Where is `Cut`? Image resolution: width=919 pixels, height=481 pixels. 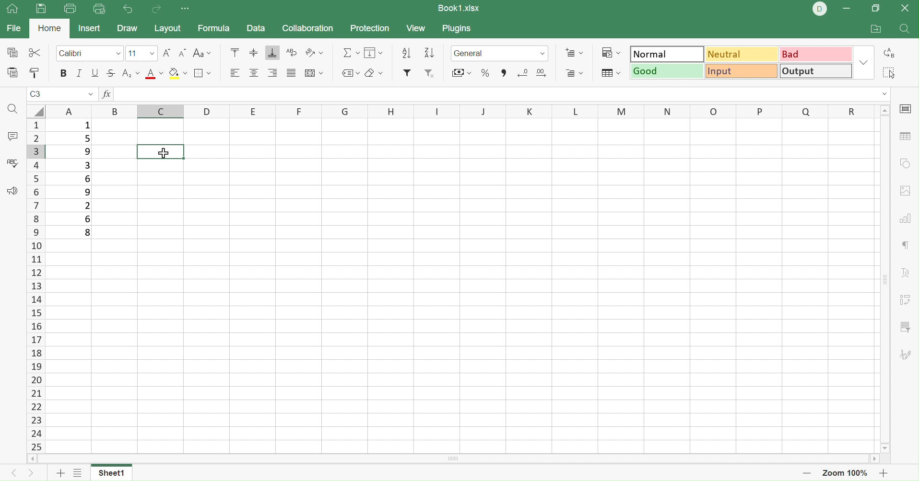
Cut is located at coordinates (35, 53).